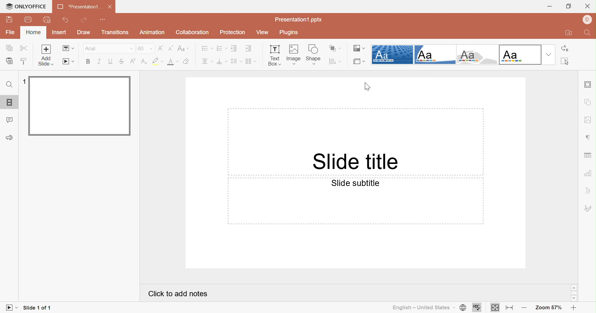 Image resolution: width=596 pixels, height=313 pixels. What do you see at coordinates (234, 48) in the screenshot?
I see `Decrease indent` at bounding box center [234, 48].